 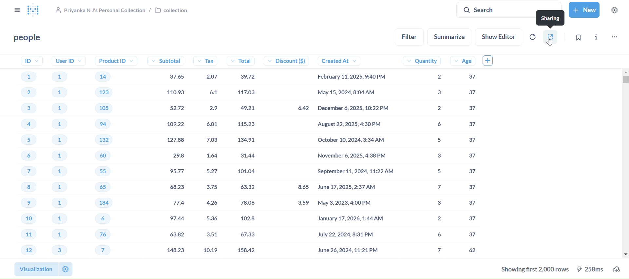 I want to click on close sidebars, so click(x=17, y=10).